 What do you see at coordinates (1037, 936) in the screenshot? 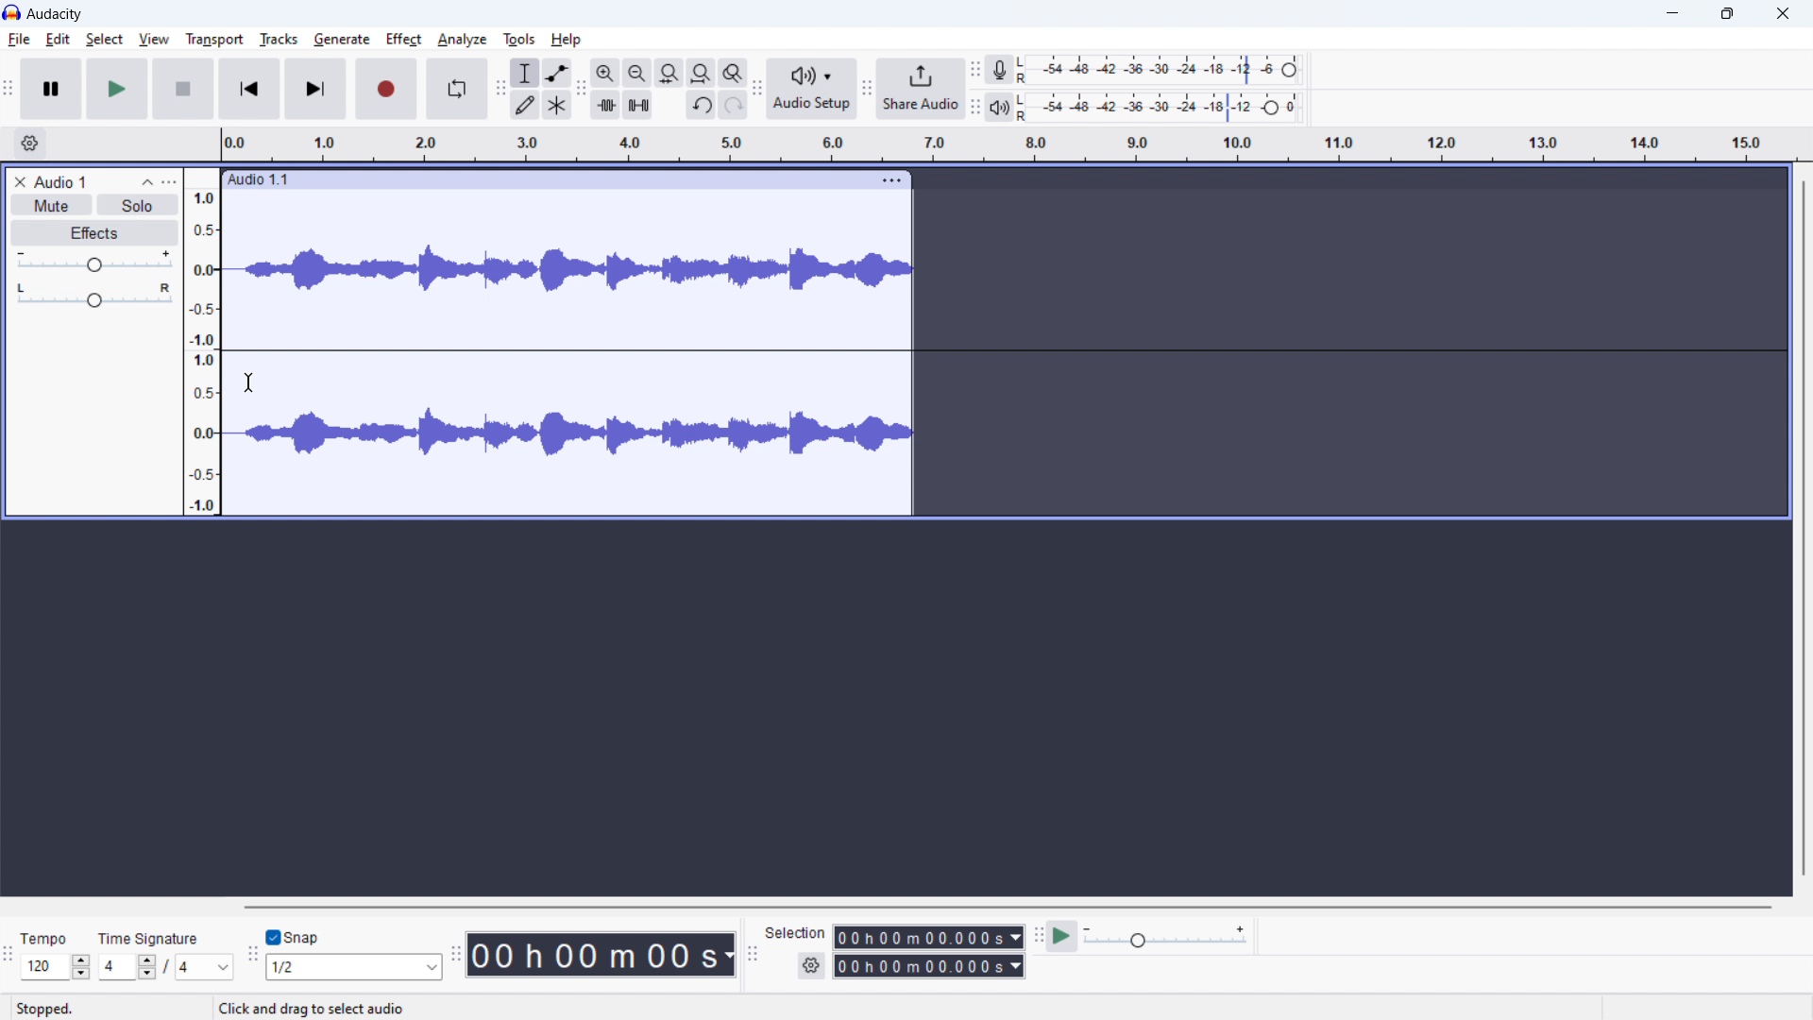
I see `play at speed toolbar` at bounding box center [1037, 936].